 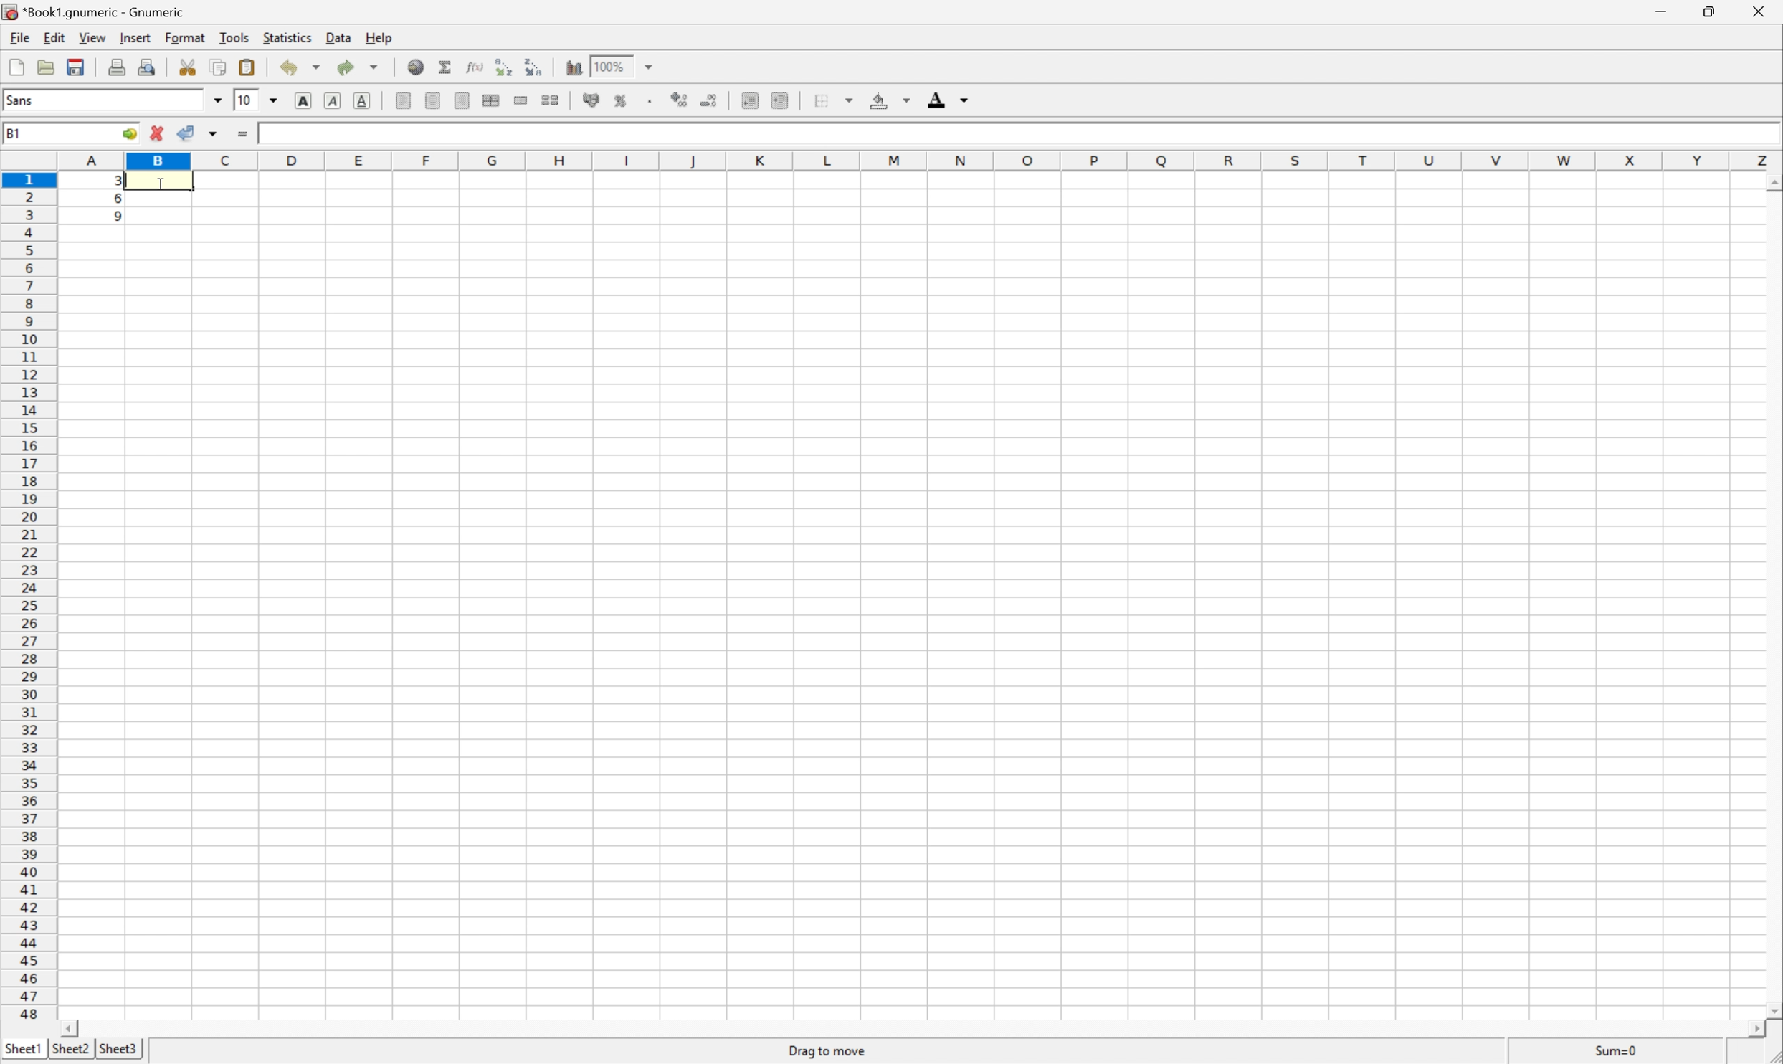 What do you see at coordinates (520, 100) in the screenshot?
I see `Merge a range of cells` at bounding box center [520, 100].